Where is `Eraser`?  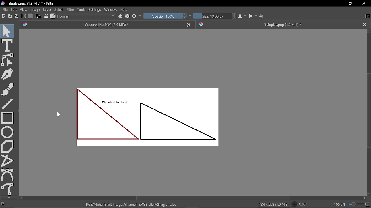 Eraser is located at coordinates (119, 16).